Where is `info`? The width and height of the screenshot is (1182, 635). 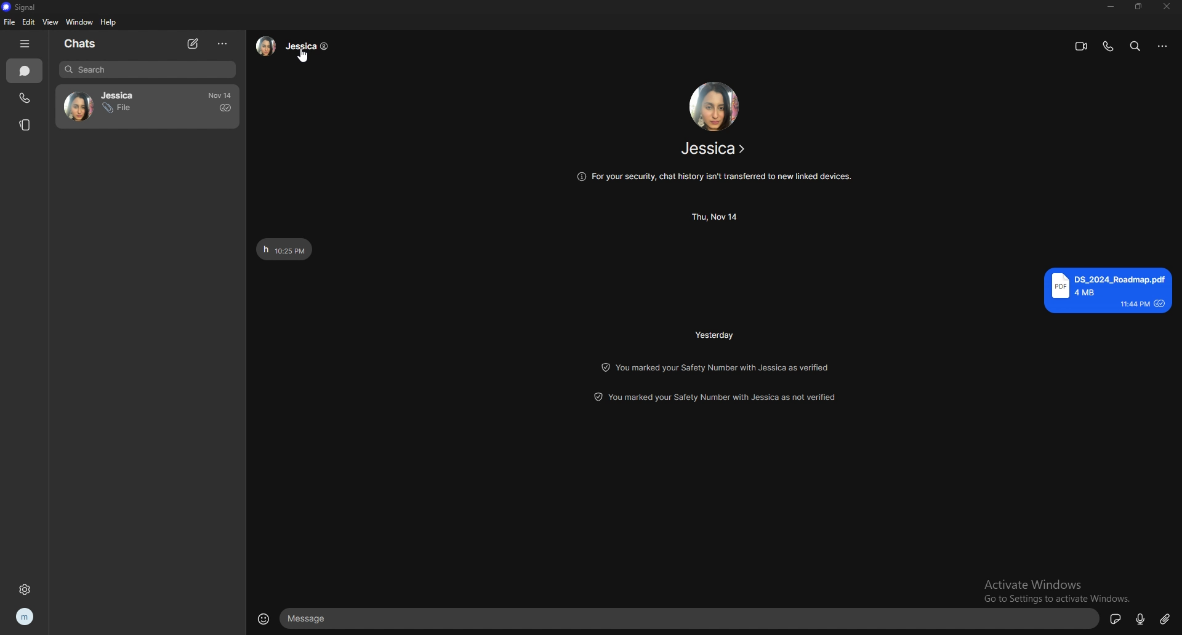 info is located at coordinates (294, 46).